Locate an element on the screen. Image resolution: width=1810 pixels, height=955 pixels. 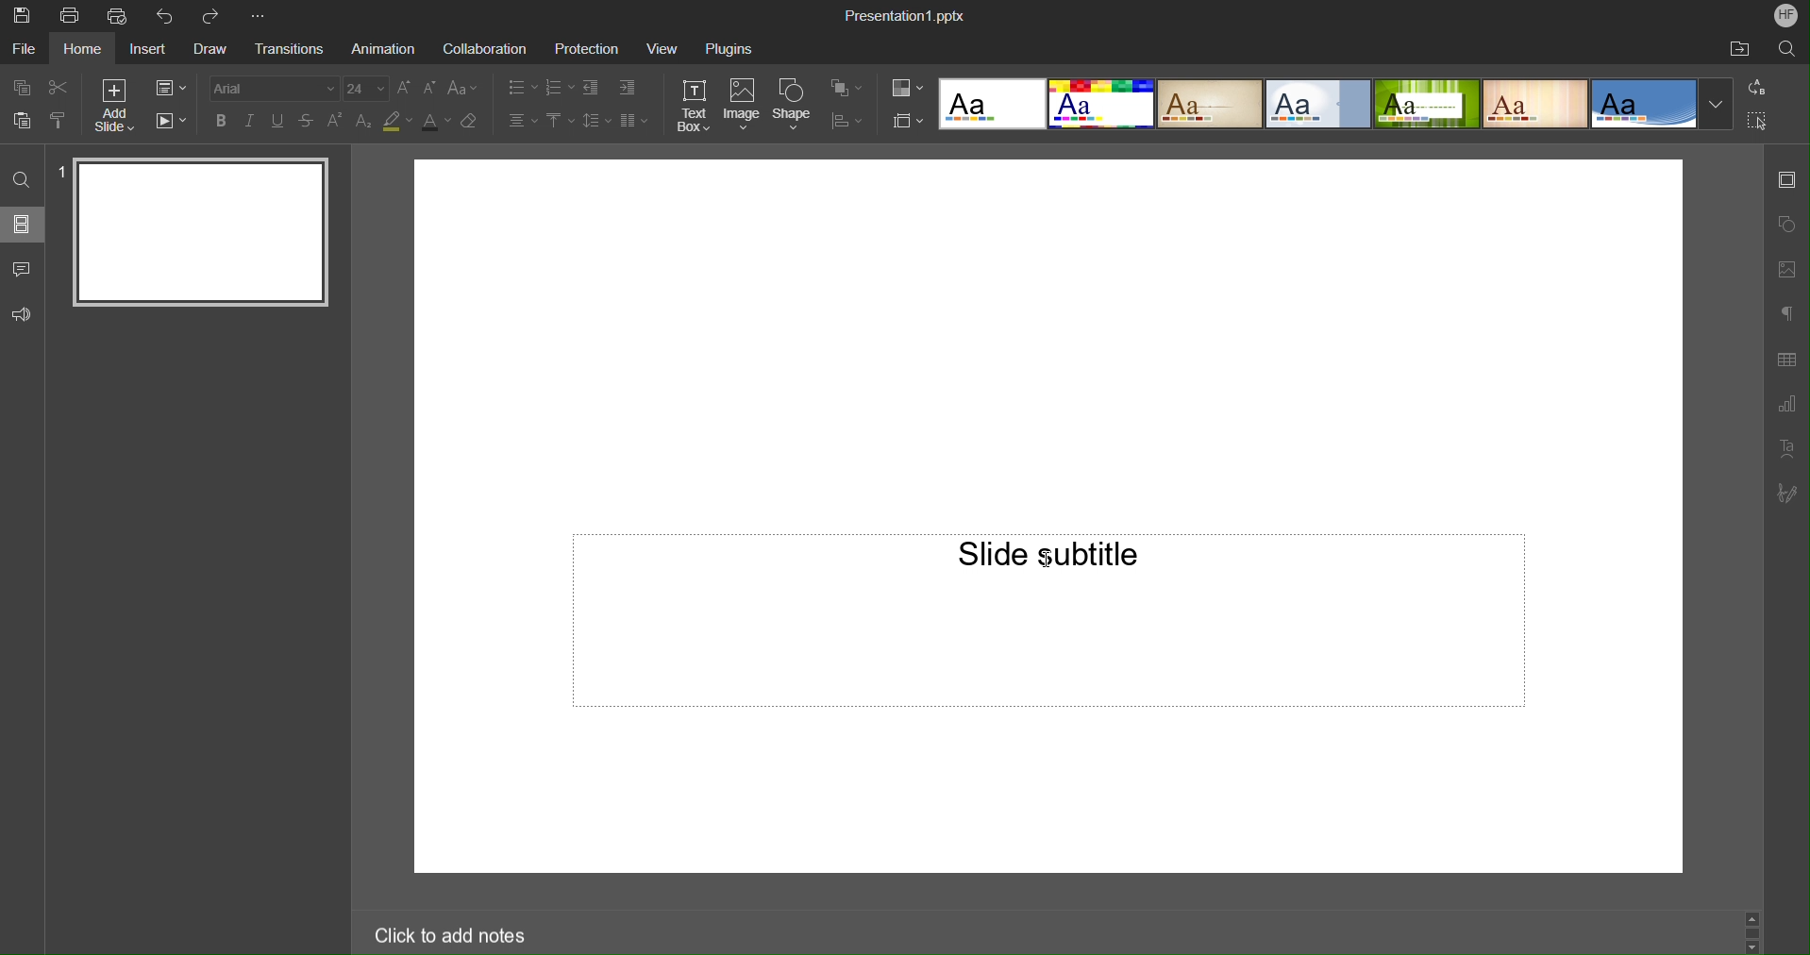
template is located at coordinates (1534, 104).